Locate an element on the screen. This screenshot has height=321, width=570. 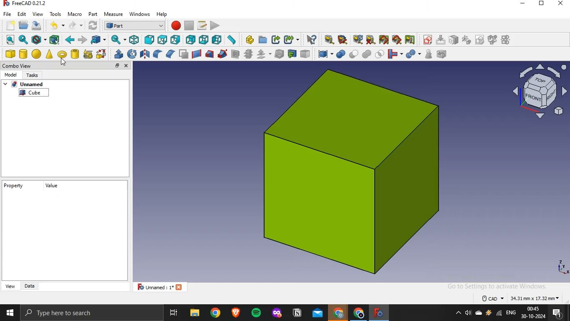
part is located at coordinates (93, 14).